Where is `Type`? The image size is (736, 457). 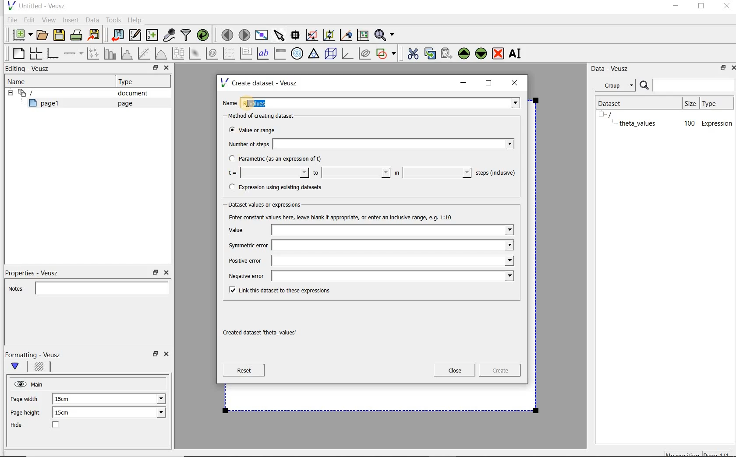 Type is located at coordinates (715, 103).